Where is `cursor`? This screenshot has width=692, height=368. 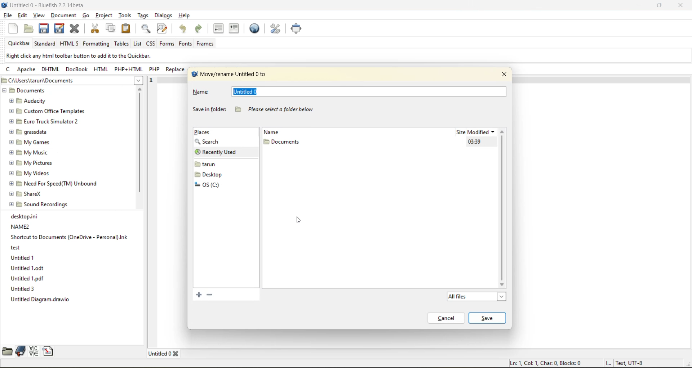
cursor is located at coordinates (300, 221).